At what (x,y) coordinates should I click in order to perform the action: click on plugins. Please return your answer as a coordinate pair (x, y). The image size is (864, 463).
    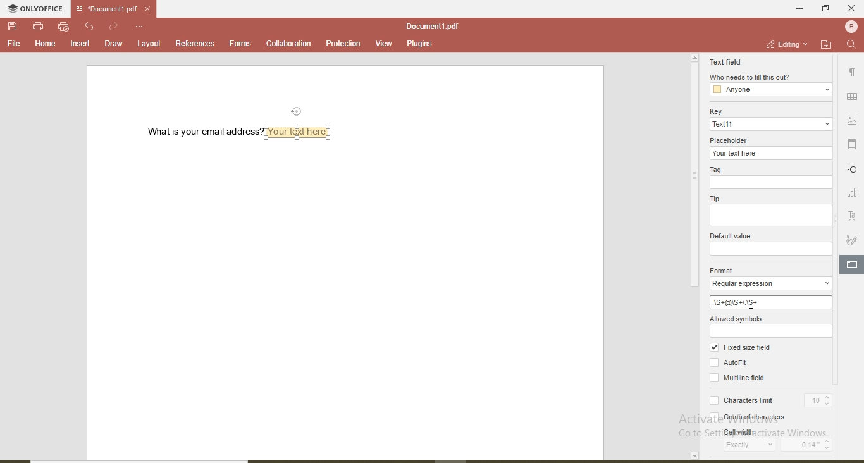
    Looking at the image, I should click on (419, 45).